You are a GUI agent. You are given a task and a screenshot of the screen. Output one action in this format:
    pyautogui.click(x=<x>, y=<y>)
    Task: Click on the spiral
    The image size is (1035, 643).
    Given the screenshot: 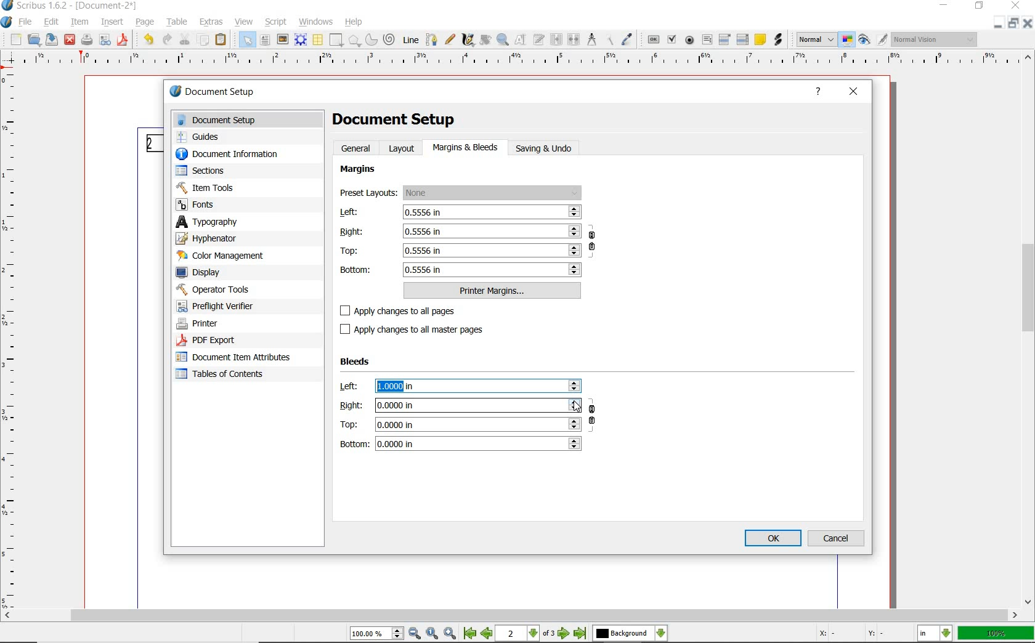 What is the action you would take?
    pyautogui.click(x=389, y=39)
    